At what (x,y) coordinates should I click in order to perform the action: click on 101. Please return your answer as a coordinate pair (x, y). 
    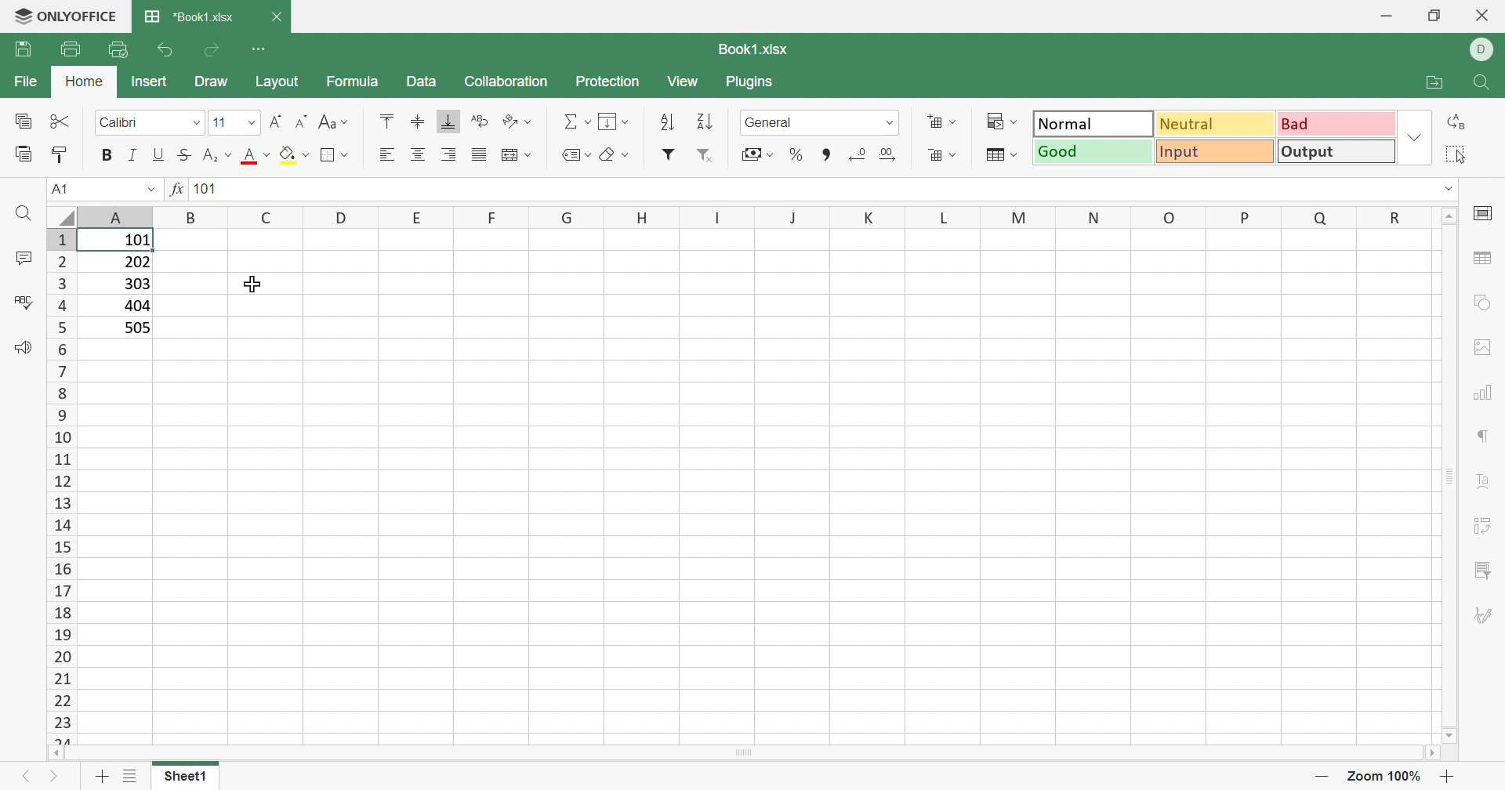
    Looking at the image, I should click on (134, 241).